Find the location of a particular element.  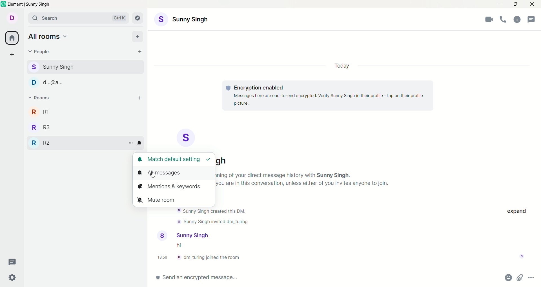

exxpand is located at coordinates (517, 210).